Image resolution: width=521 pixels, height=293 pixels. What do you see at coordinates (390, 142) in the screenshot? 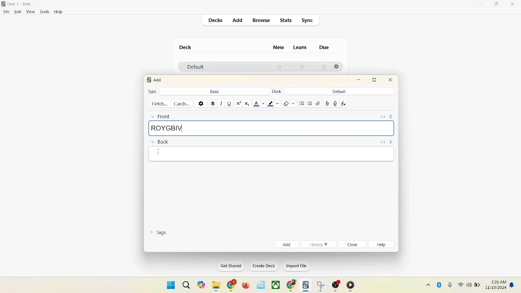
I see `sticky` at bounding box center [390, 142].